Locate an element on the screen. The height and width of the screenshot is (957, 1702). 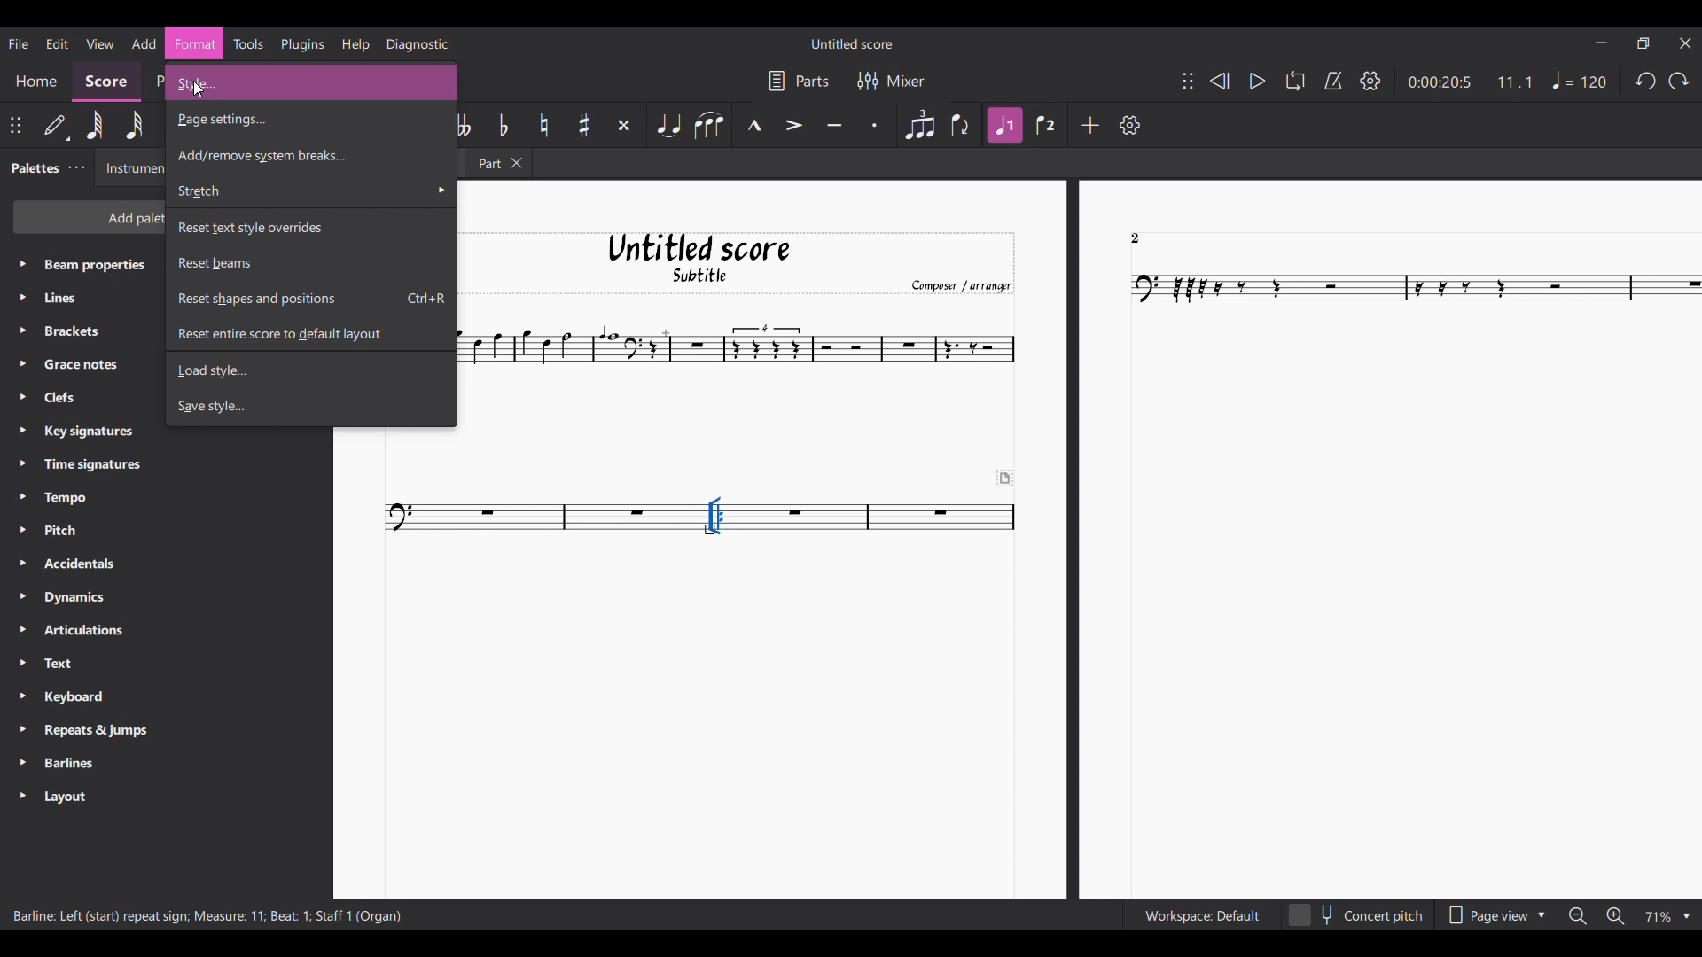
Instruments tab is located at coordinates (131, 167).